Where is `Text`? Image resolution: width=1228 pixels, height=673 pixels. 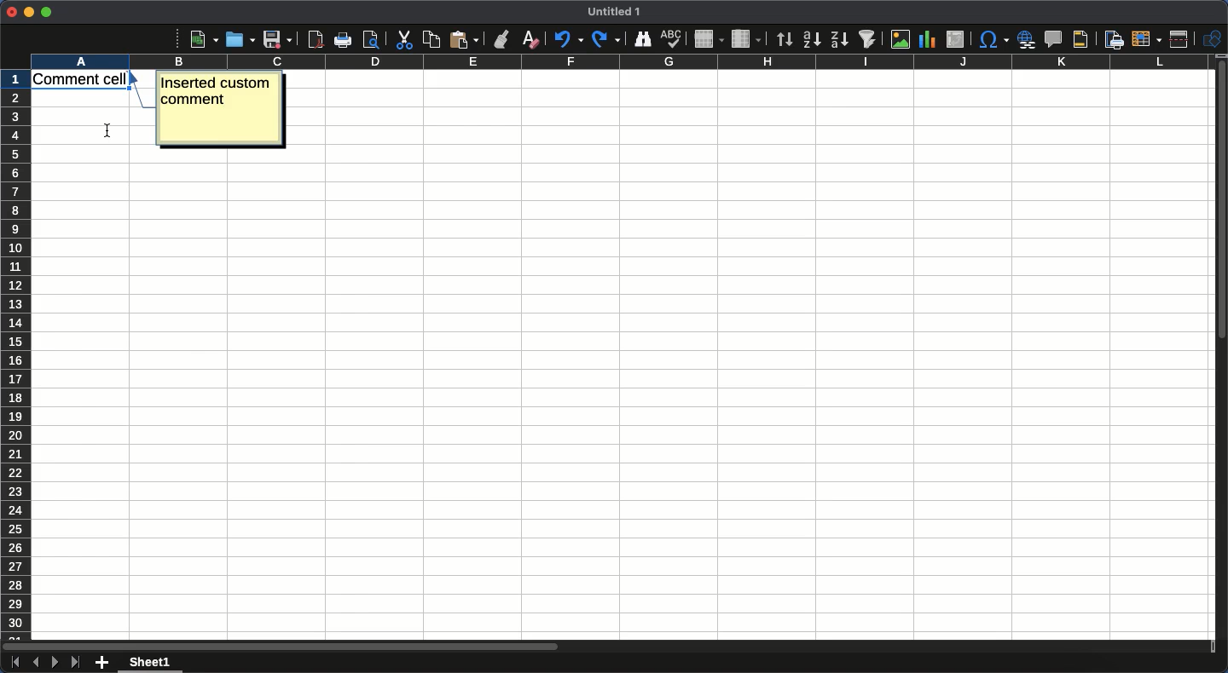 Text is located at coordinates (218, 90).